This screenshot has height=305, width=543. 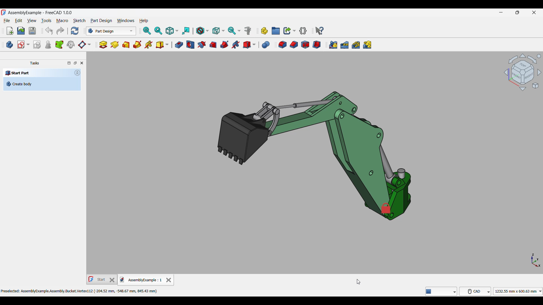 What do you see at coordinates (289, 31) in the screenshot?
I see `Make link options` at bounding box center [289, 31].